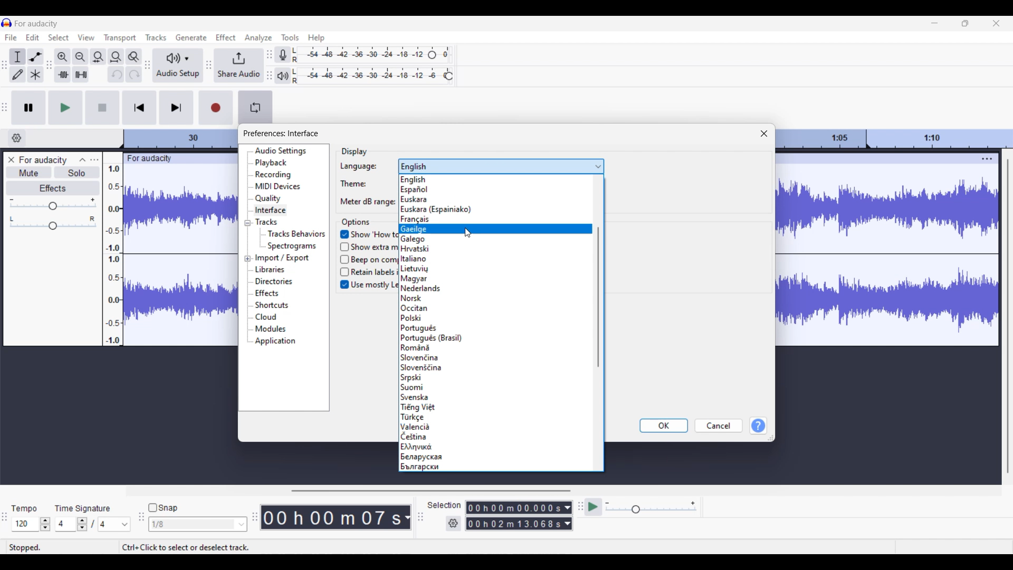 The image size is (1013, 570). I want to click on Analyze menu, so click(259, 38).